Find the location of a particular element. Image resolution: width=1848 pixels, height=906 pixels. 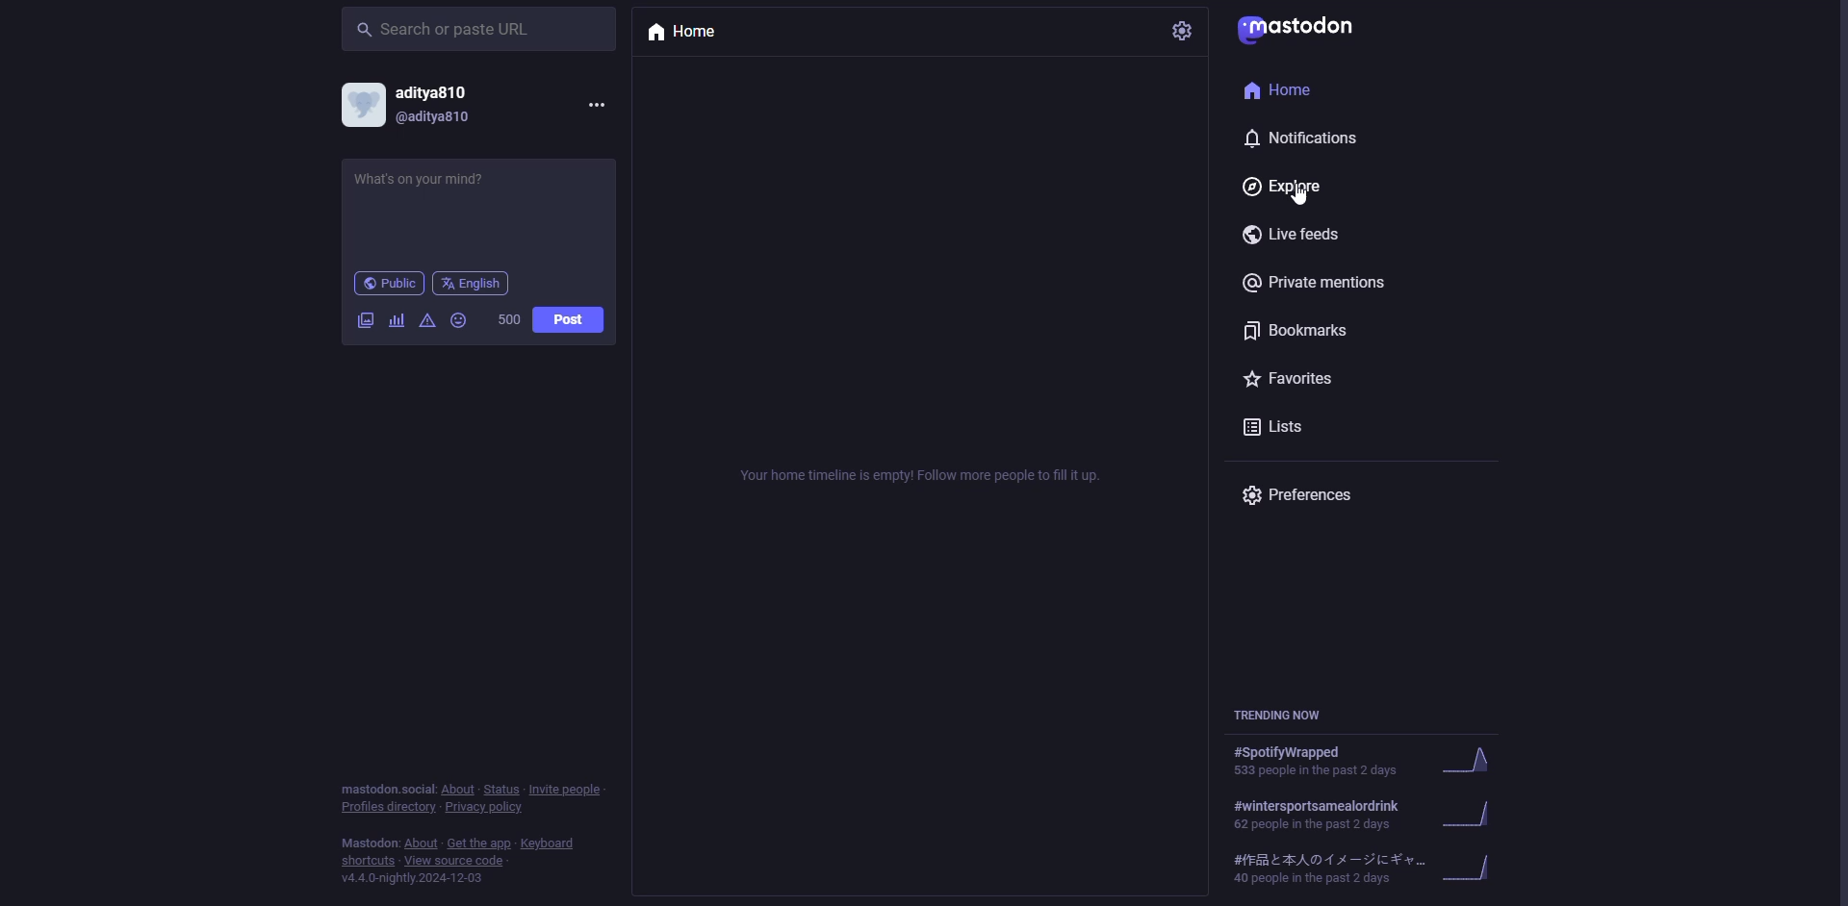

cursor is located at coordinates (1305, 196).